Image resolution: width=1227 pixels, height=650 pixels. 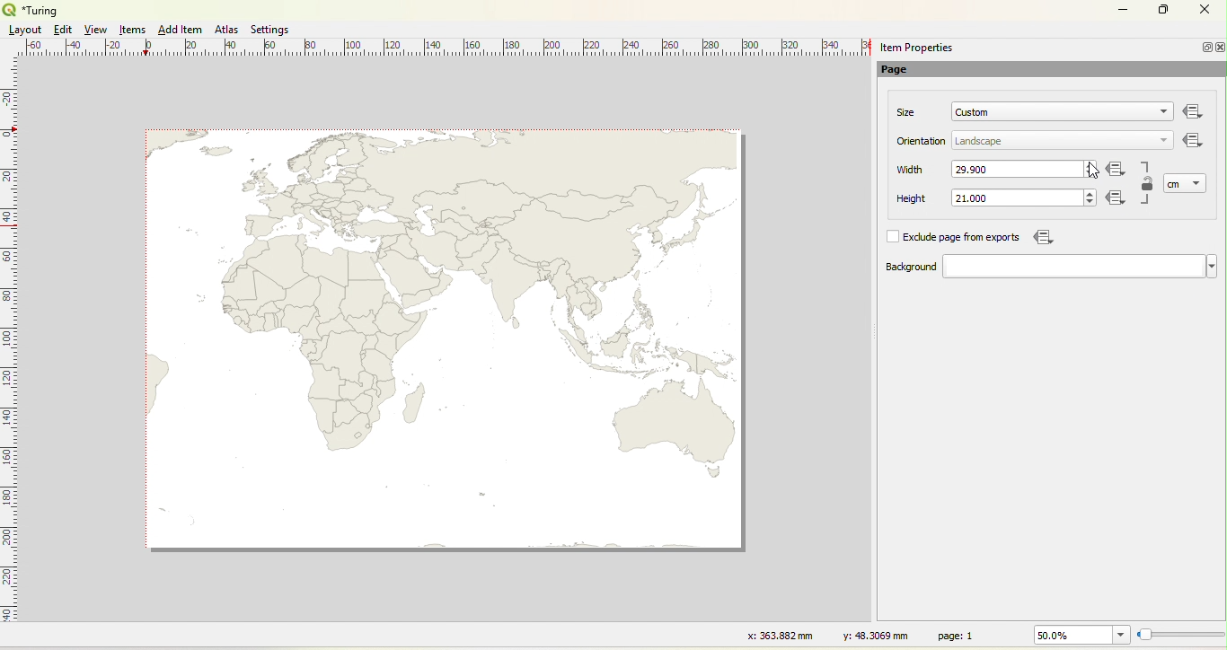 I want to click on 21.000, so click(x=971, y=198).